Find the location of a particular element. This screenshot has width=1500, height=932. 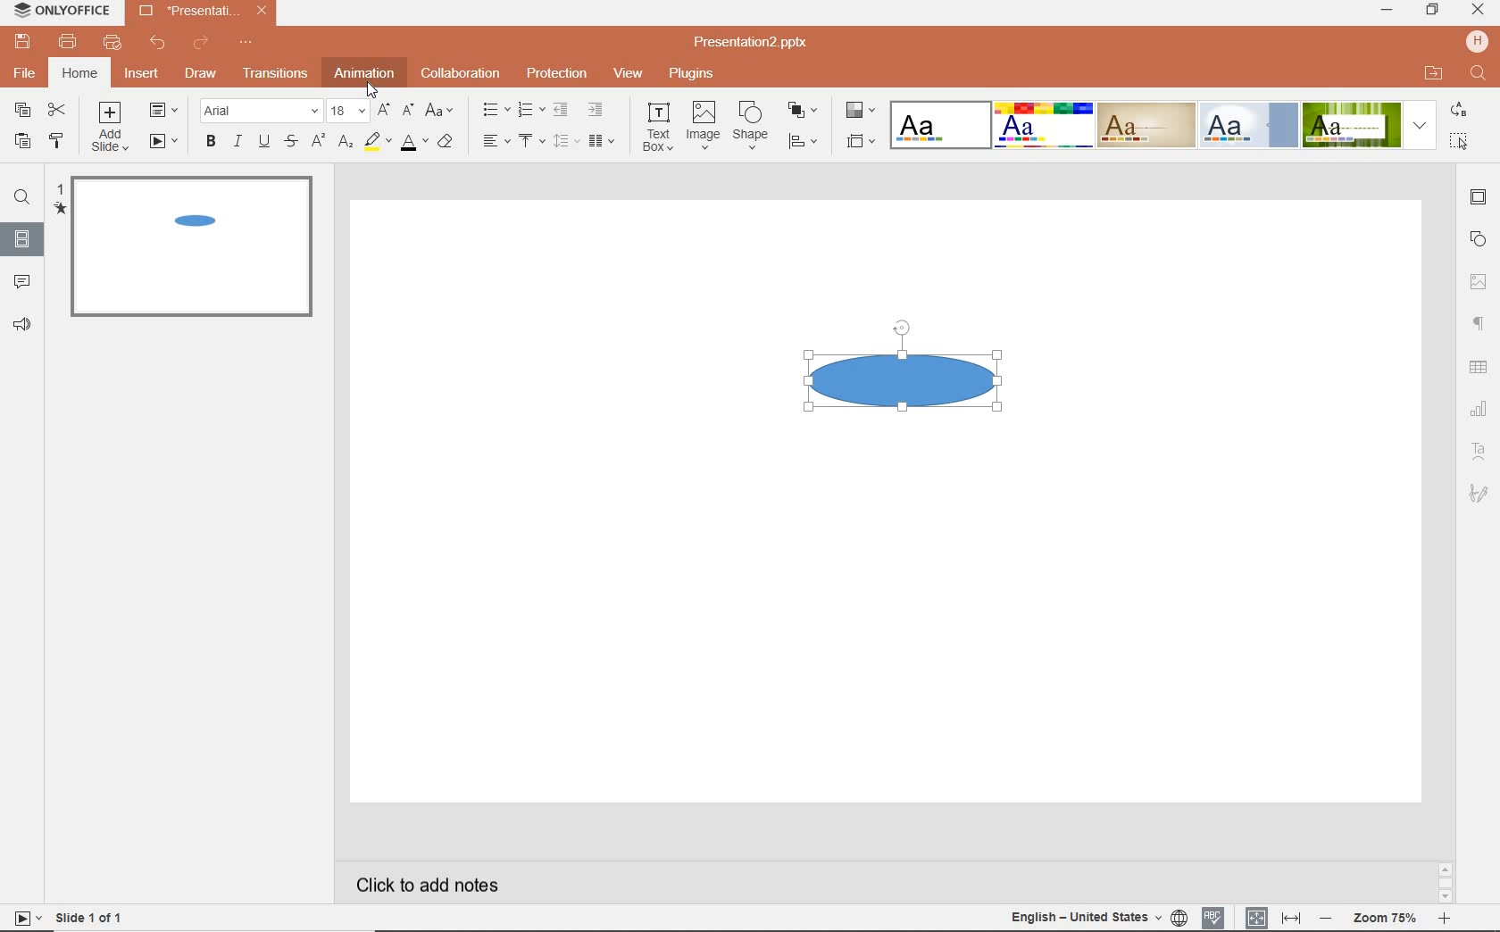

transitions is located at coordinates (275, 74).